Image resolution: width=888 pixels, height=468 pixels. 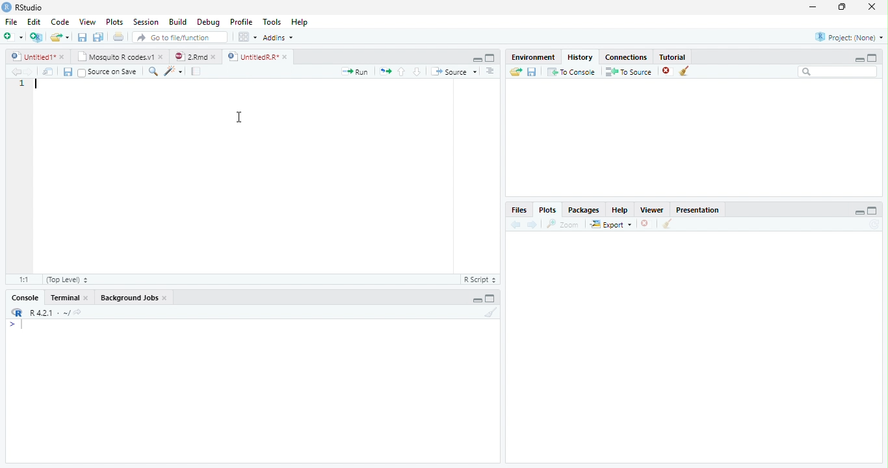 I want to click on R Script, so click(x=480, y=280).